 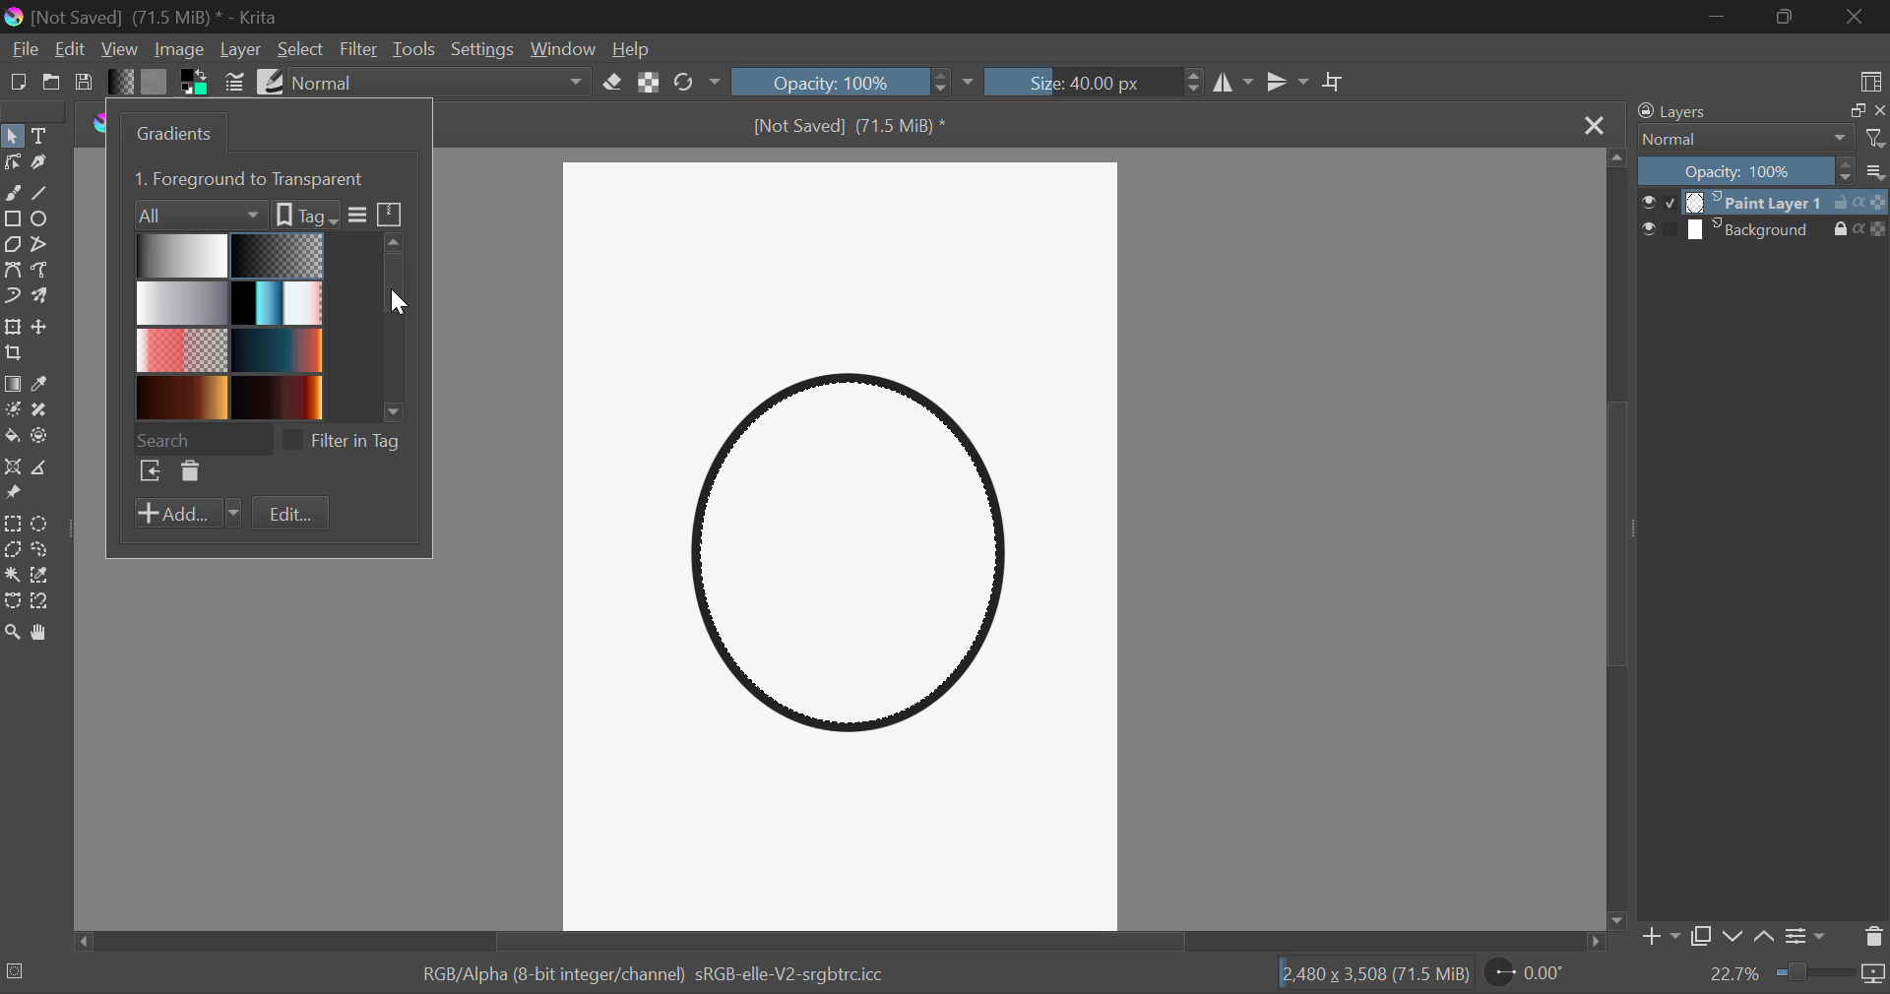 I want to click on Rectangle Selection, so click(x=16, y=522).